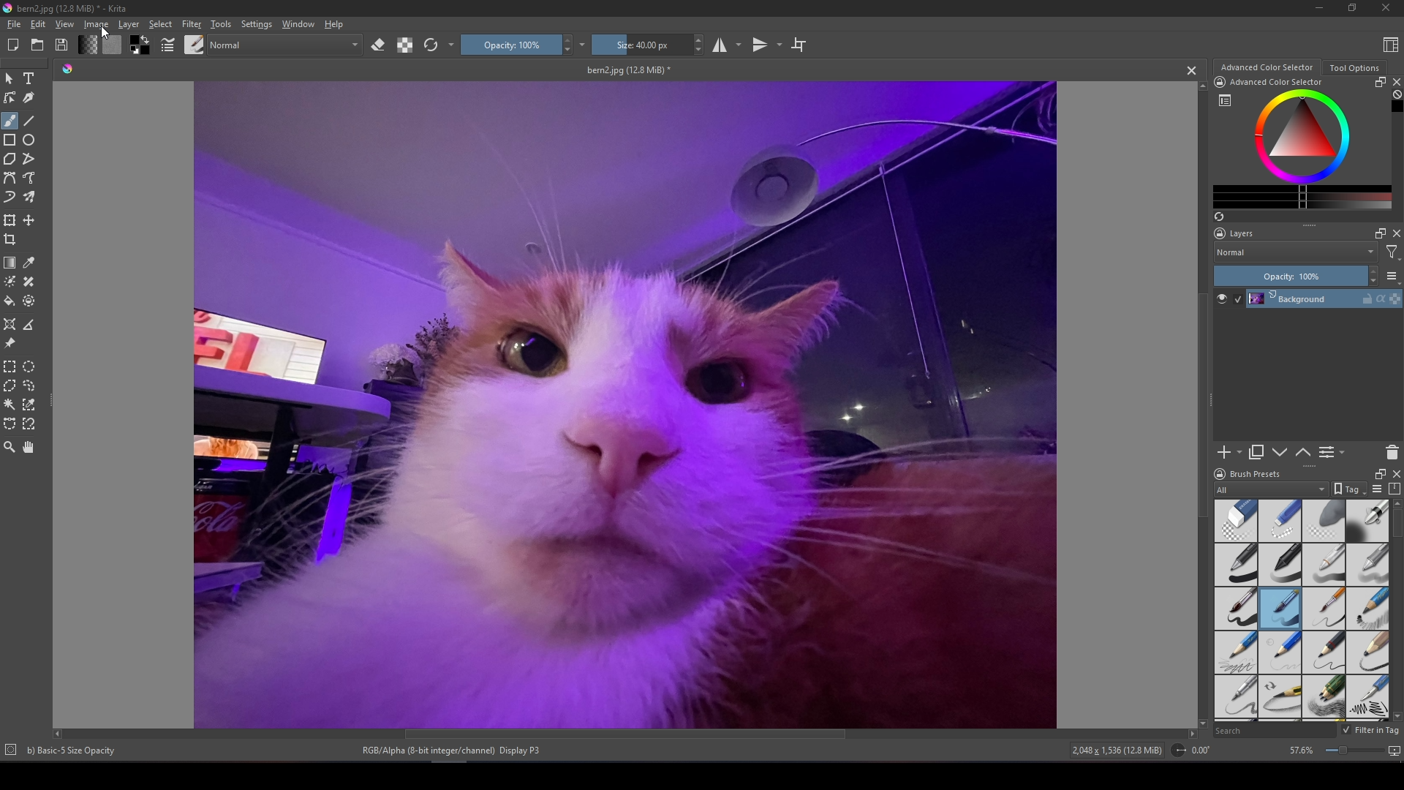  What do you see at coordinates (725, 45) in the screenshot?
I see `Horizontal mirror tool` at bounding box center [725, 45].